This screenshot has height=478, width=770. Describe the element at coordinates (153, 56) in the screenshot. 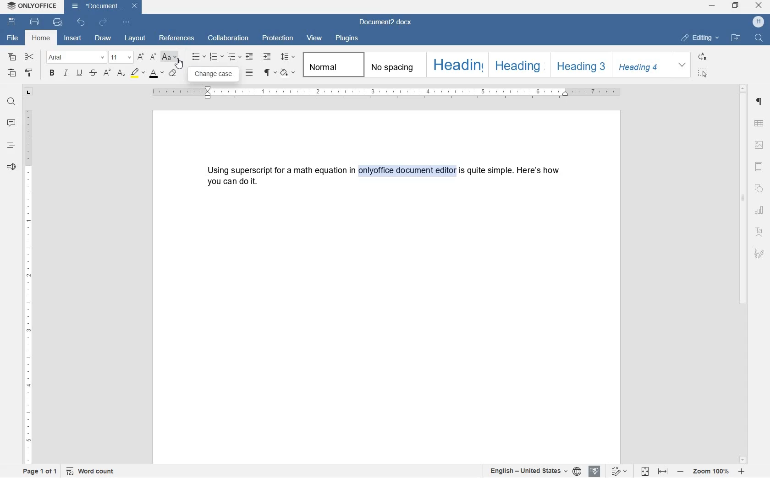

I see `decrement font size` at that location.